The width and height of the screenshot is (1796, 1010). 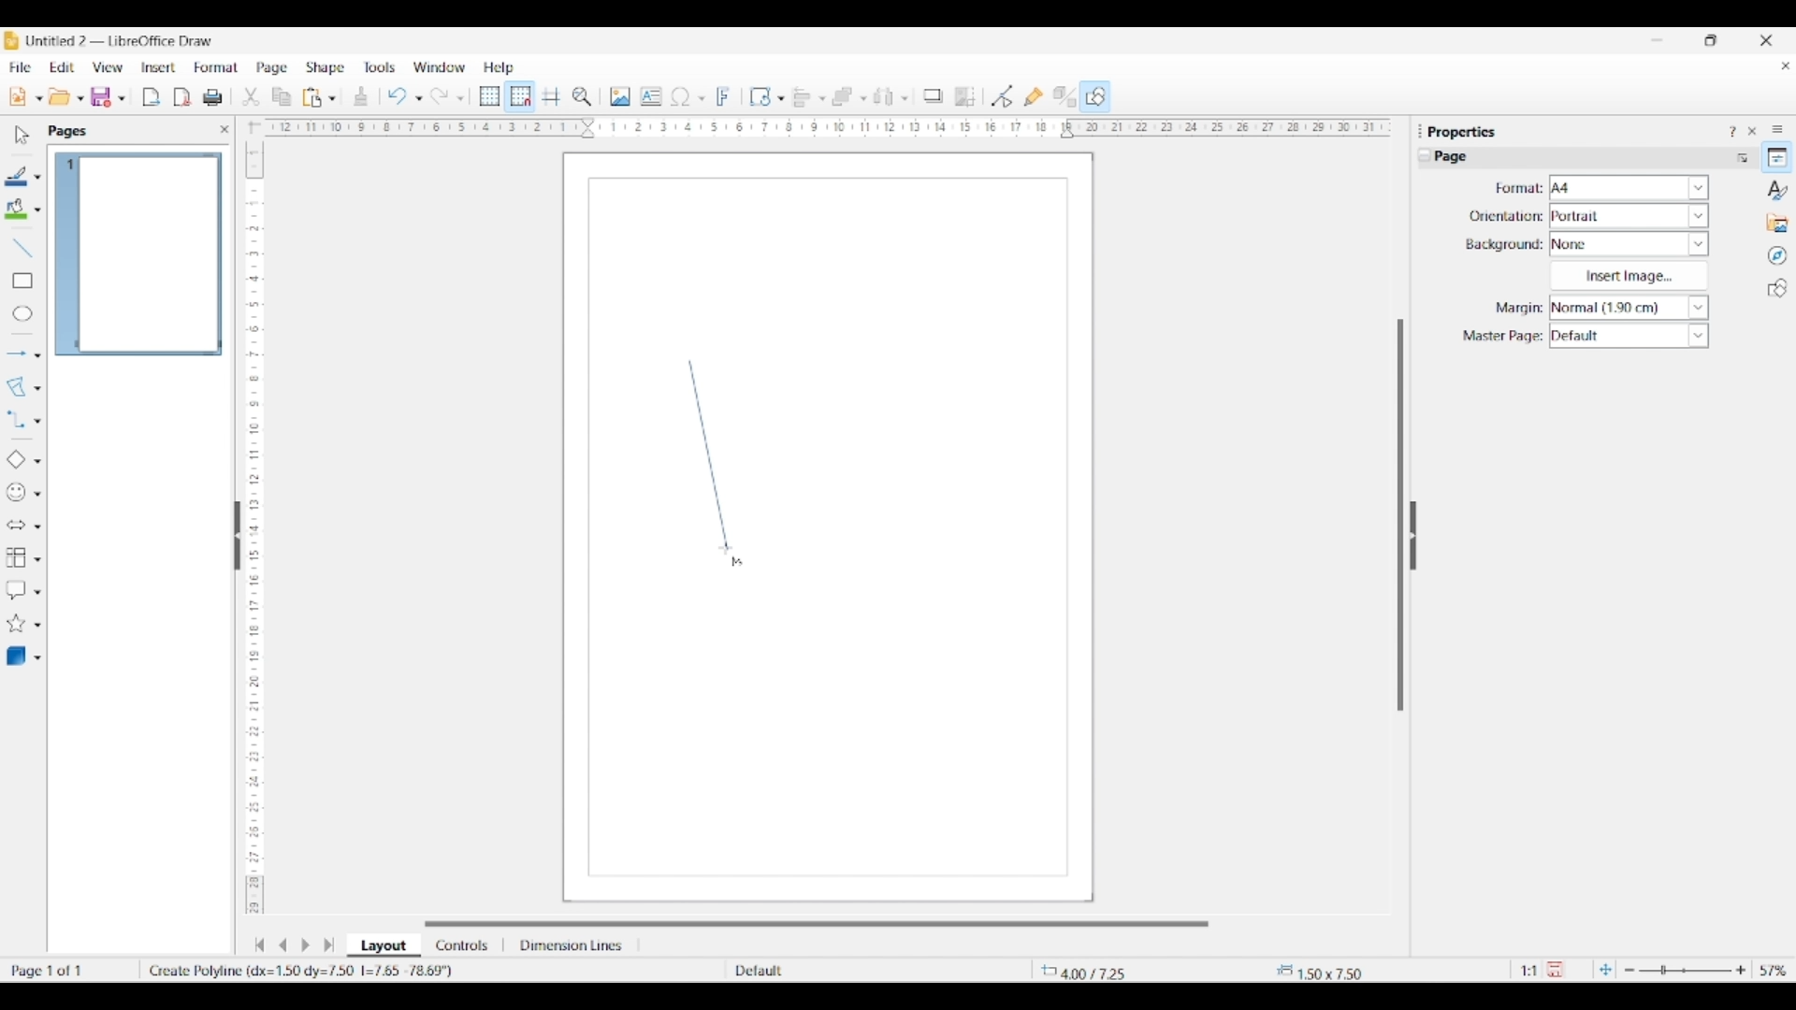 I want to click on Symbol shape options, so click(x=37, y=494).